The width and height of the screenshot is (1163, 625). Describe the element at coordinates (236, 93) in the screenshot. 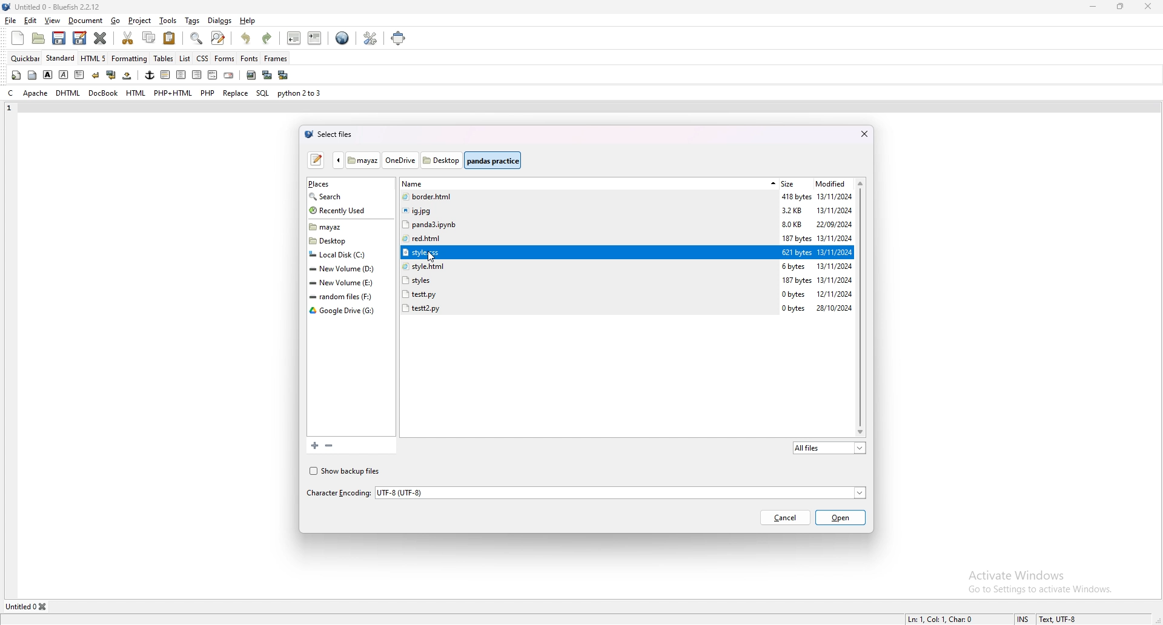

I see `replace` at that location.